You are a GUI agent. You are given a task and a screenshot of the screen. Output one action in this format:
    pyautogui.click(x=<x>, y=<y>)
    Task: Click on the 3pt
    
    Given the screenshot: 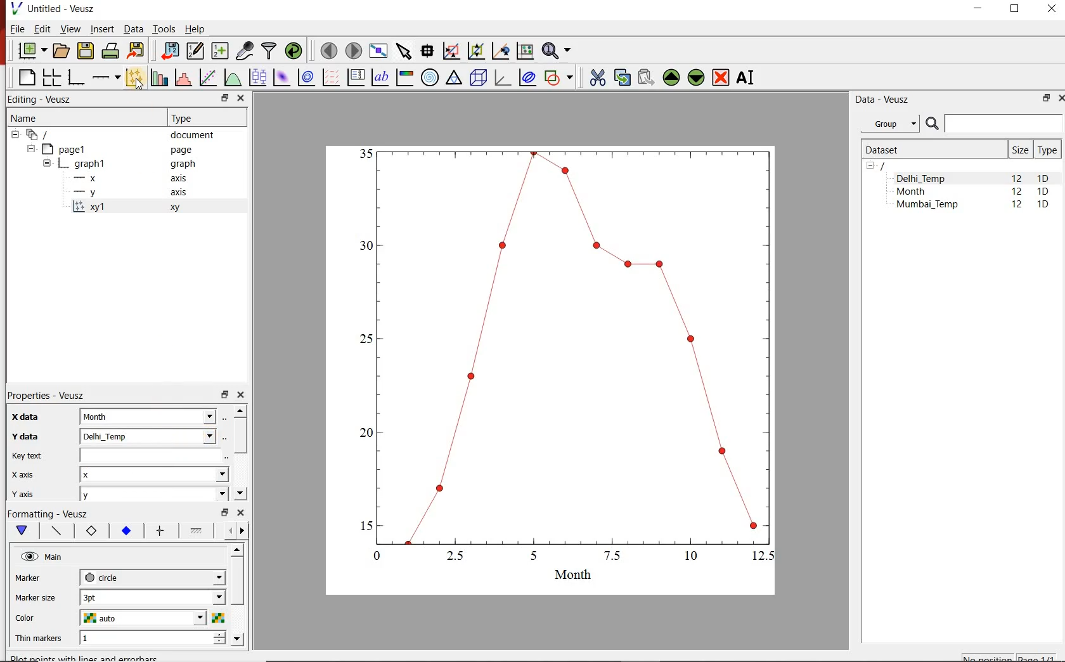 What is the action you would take?
    pyautogui.click(x=153, y=597)
    